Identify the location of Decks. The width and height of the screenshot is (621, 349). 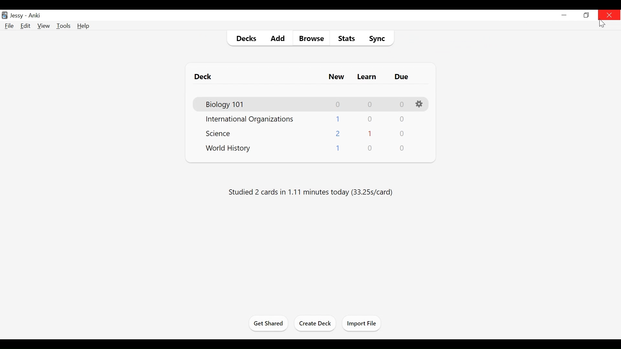
(245, 38).